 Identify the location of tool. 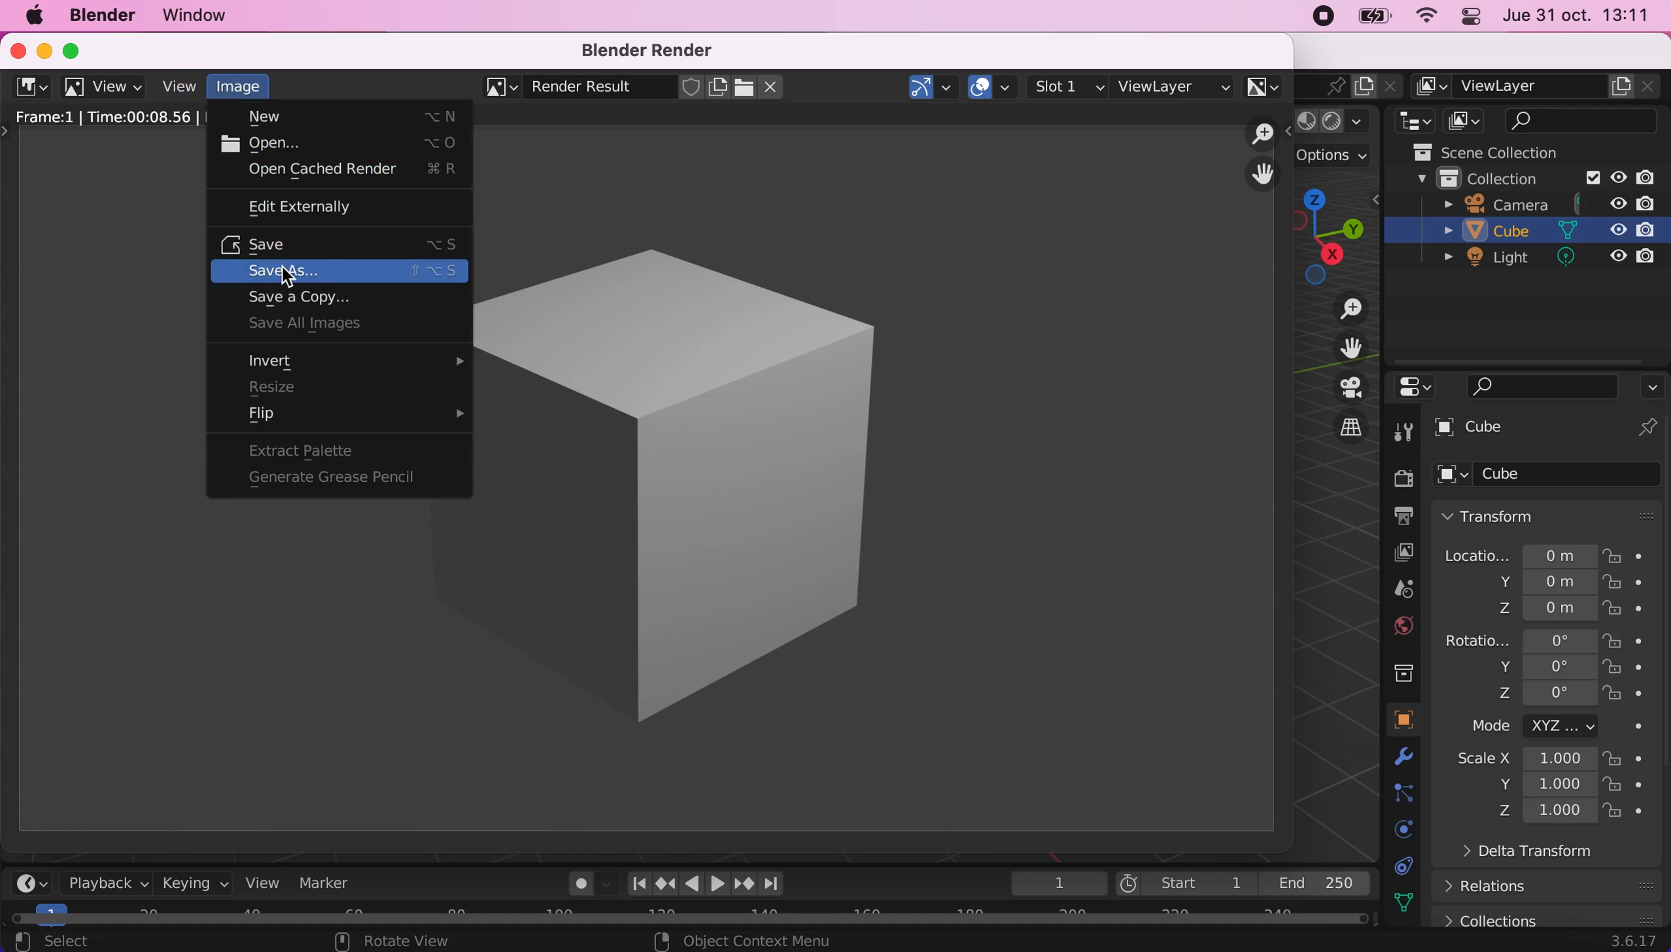
(1404, 432).